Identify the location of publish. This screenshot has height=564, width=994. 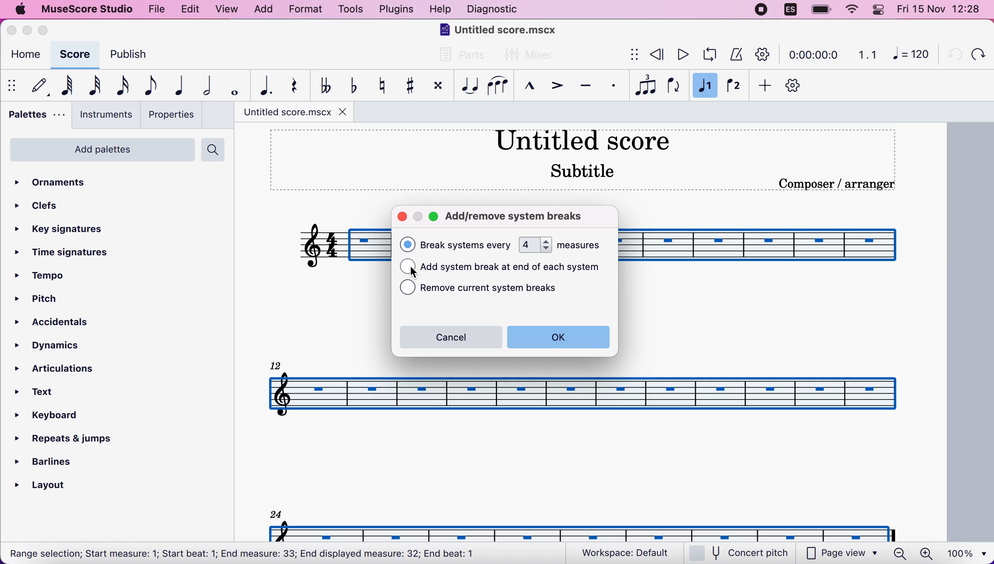
(136, 57).